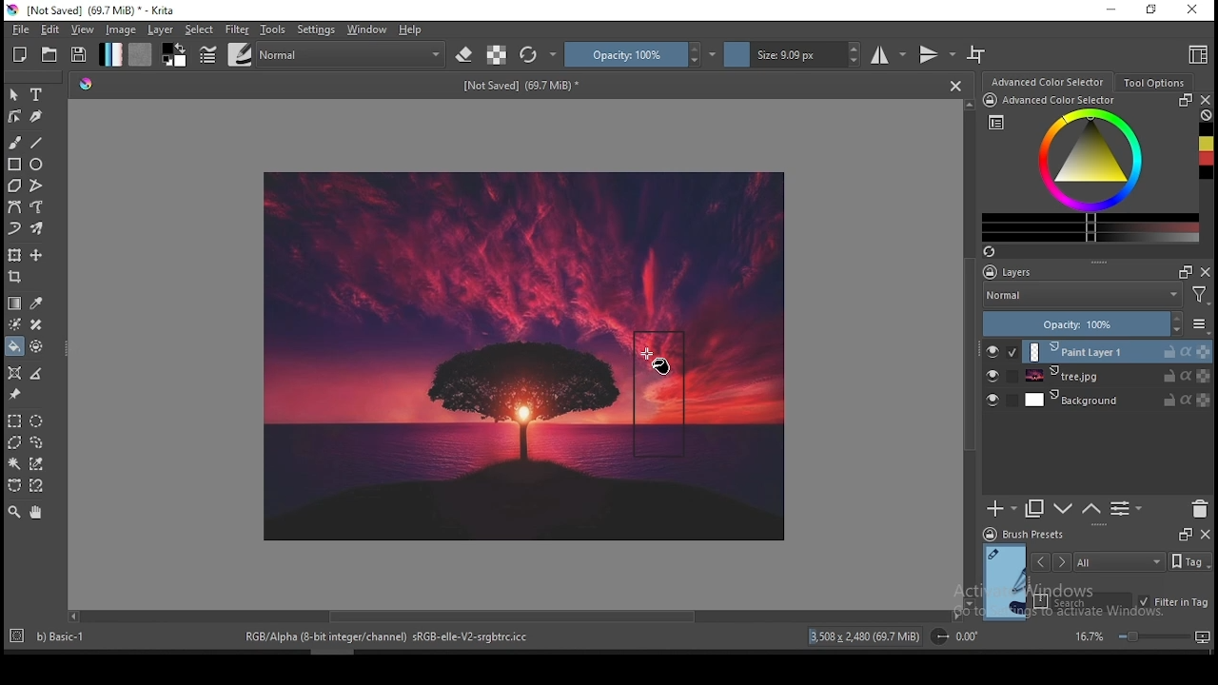  Describe the element at coordinates (1056, 271) in the screenshot. I see `layers` at that location.